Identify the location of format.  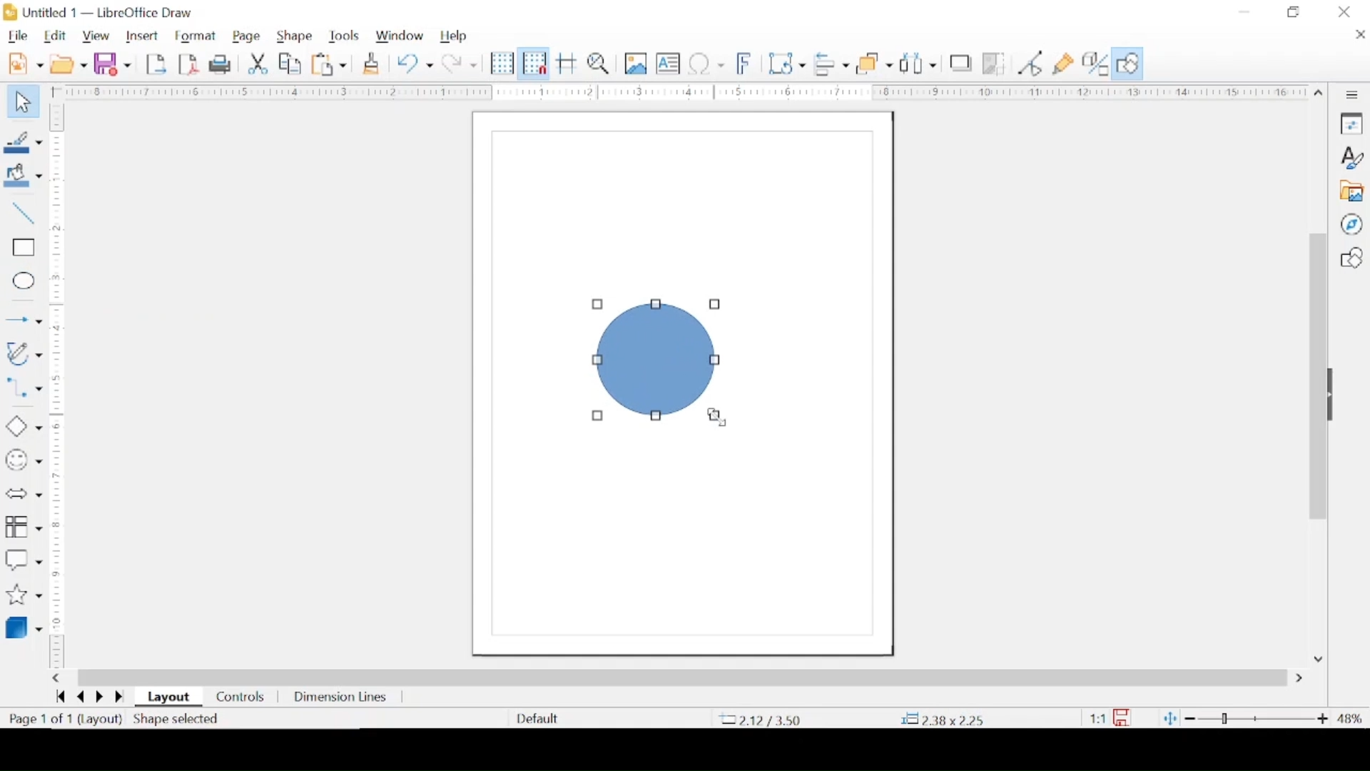
(198, 35).